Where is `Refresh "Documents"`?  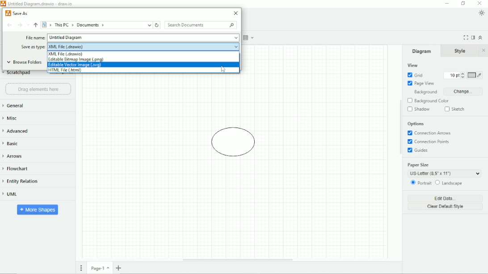 Refresh "Documents" is located at coordinates (157, 25).